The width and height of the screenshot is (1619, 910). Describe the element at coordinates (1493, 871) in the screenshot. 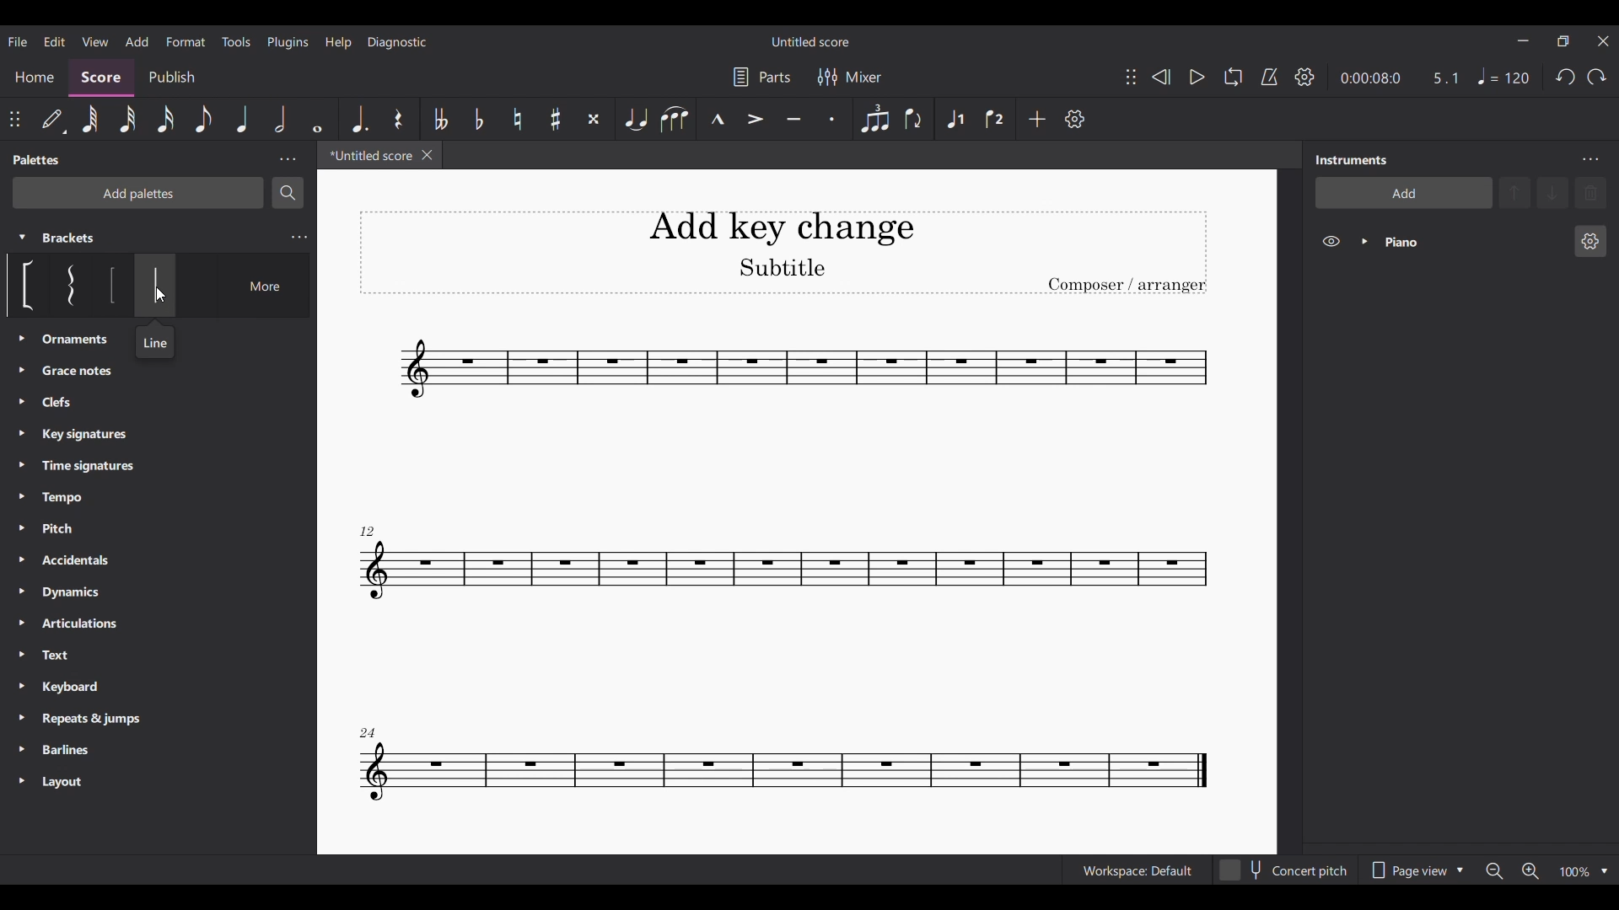

I see `Zoom out` at that location.